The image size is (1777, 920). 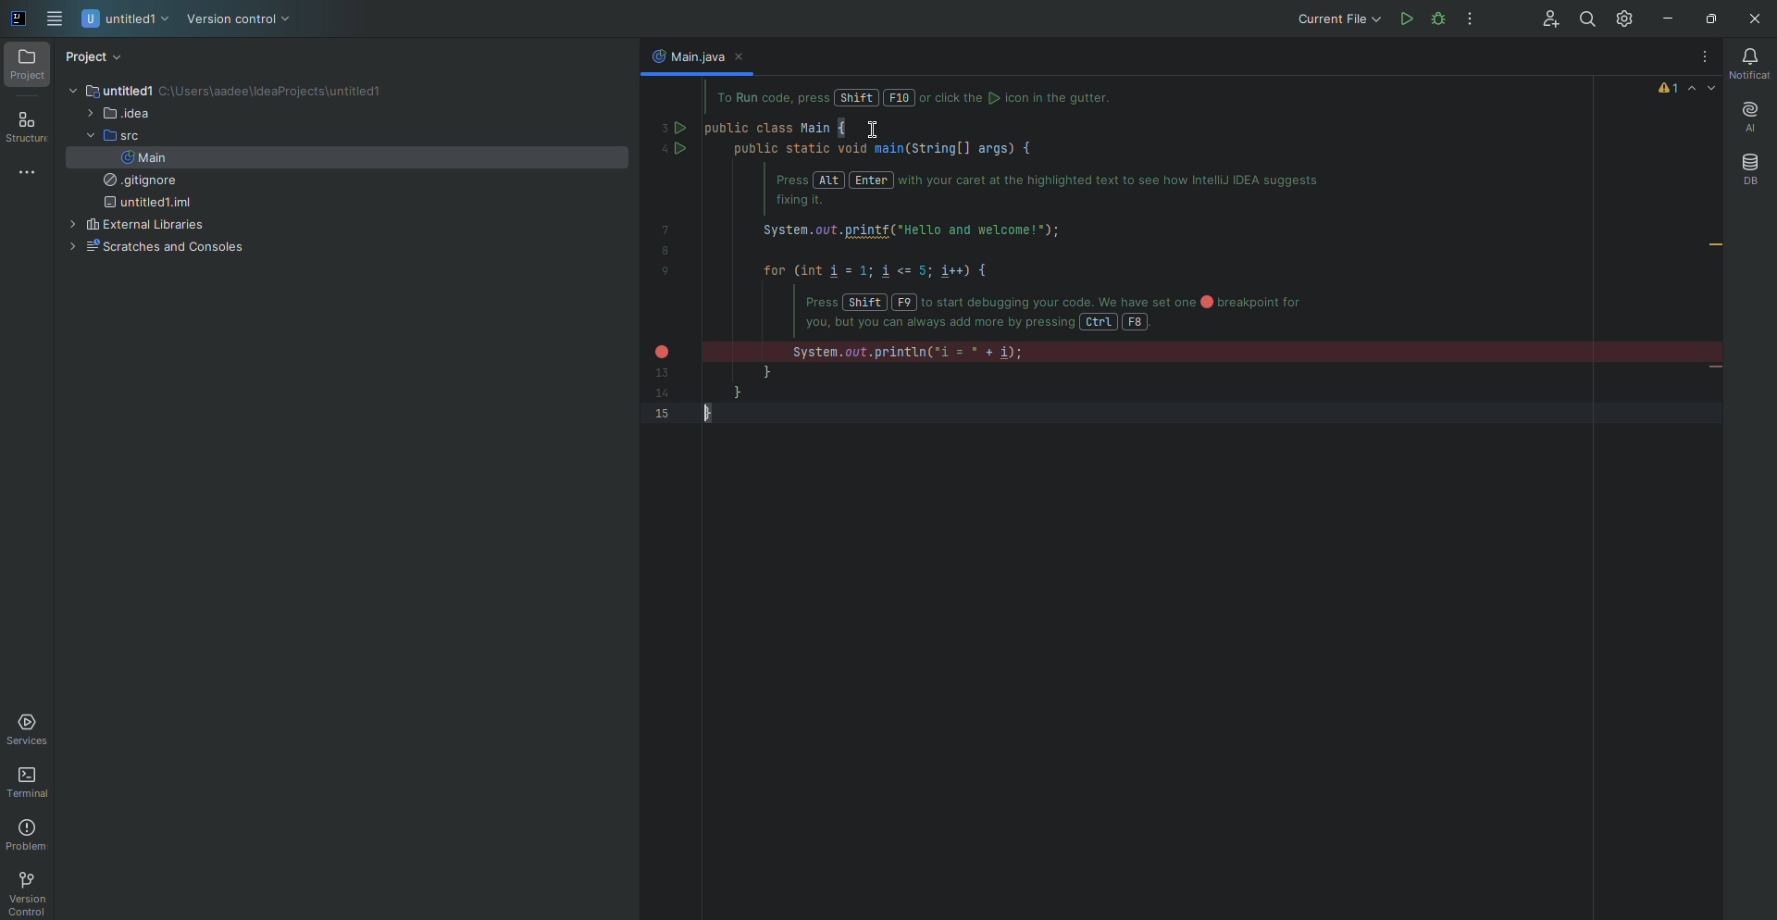 I want to click on Current File, so click(x=1336, y=19).